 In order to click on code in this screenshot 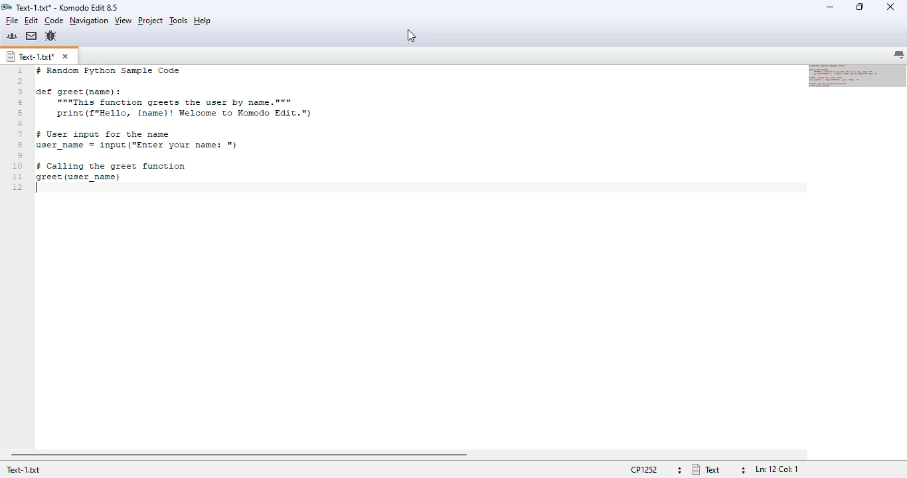, I will do `click(54, 21)`.